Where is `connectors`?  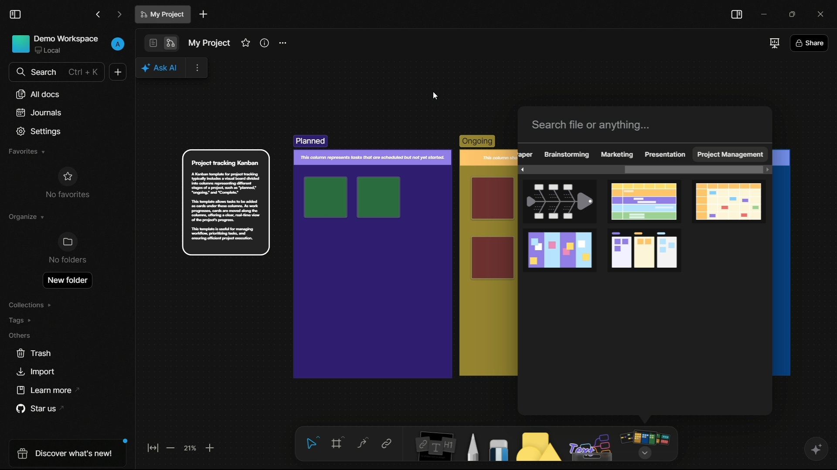 connectors is located at coordinates (362, 443).